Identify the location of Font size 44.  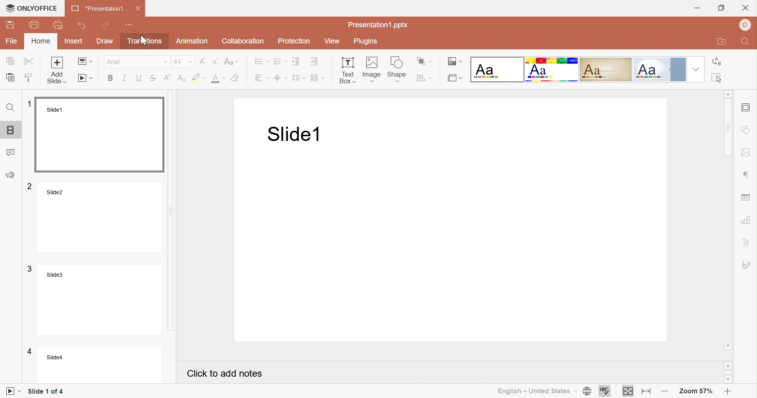
(183, 62).